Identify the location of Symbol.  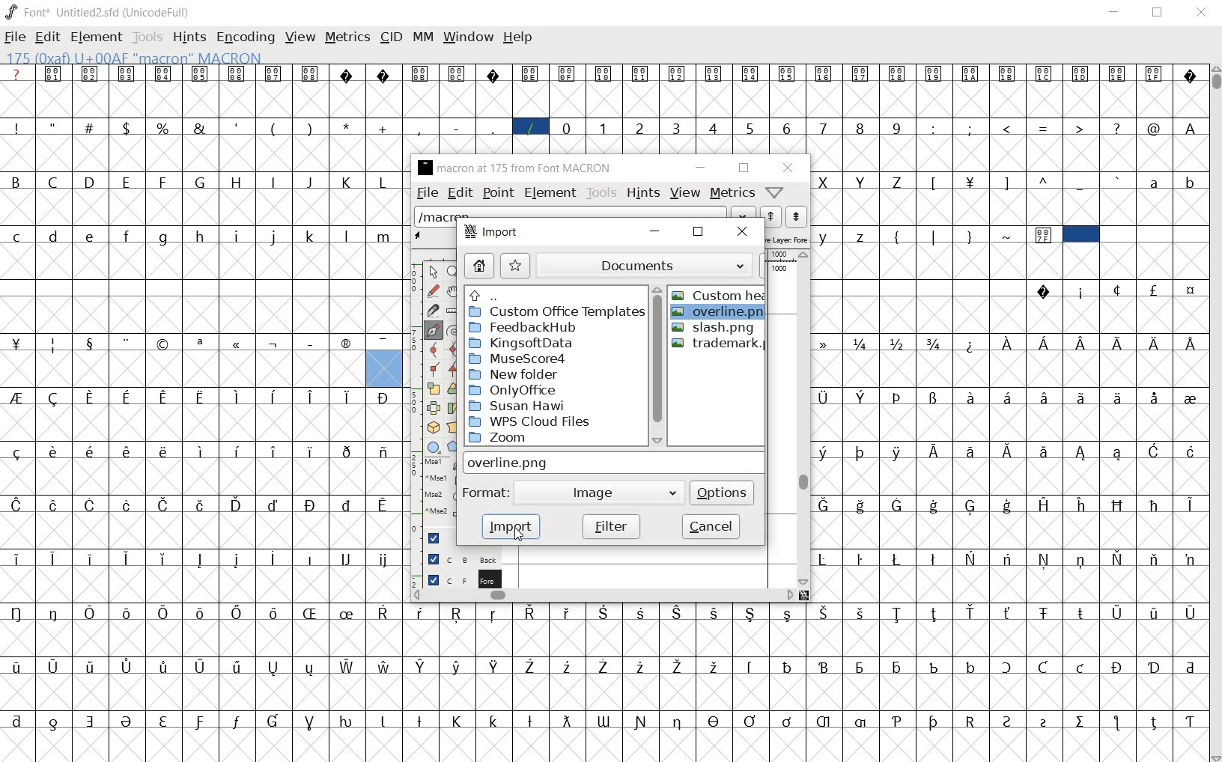
(1188, 506).